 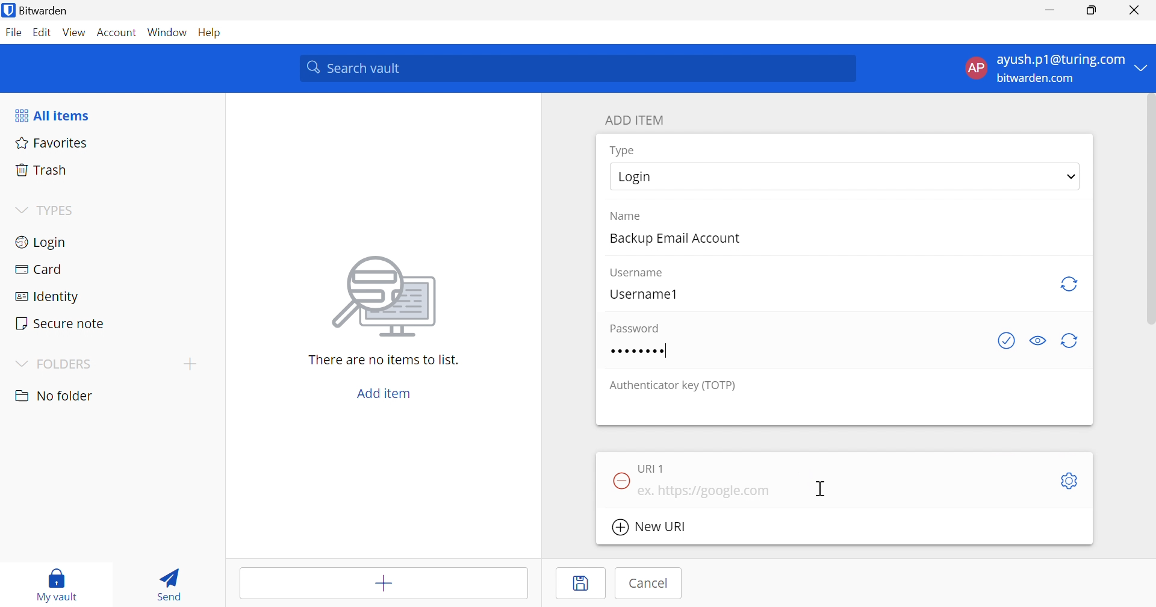 I want to click on File, so click(x=13, y=32).